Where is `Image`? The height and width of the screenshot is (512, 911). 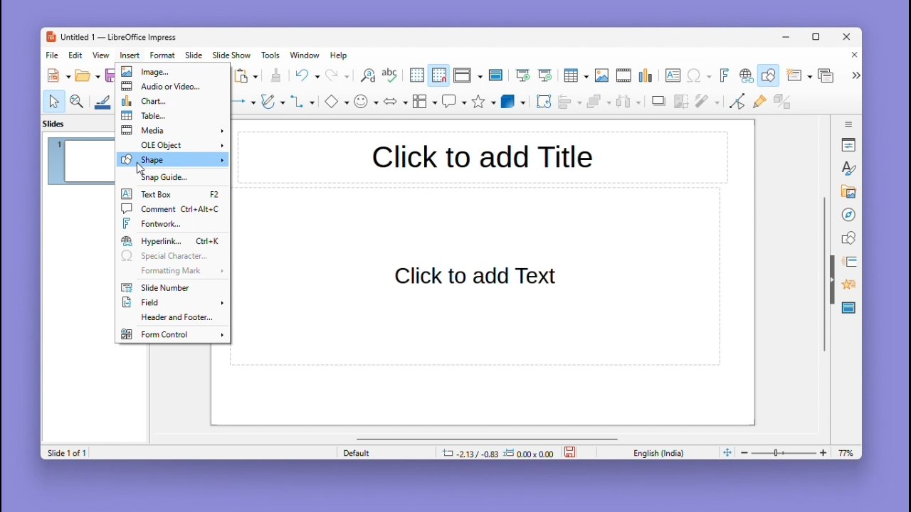 Image is located at coordinates (171, 72).